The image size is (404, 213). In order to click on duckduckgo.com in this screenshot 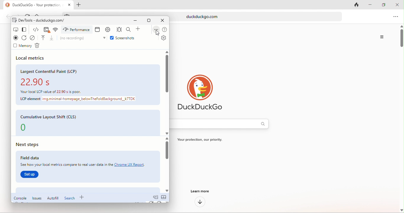, I will do `click(269, 15)`.